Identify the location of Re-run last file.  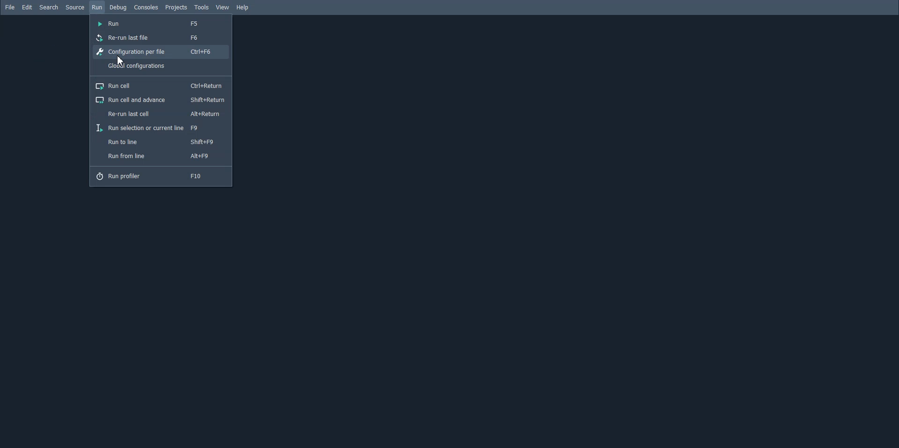
(158, 37).